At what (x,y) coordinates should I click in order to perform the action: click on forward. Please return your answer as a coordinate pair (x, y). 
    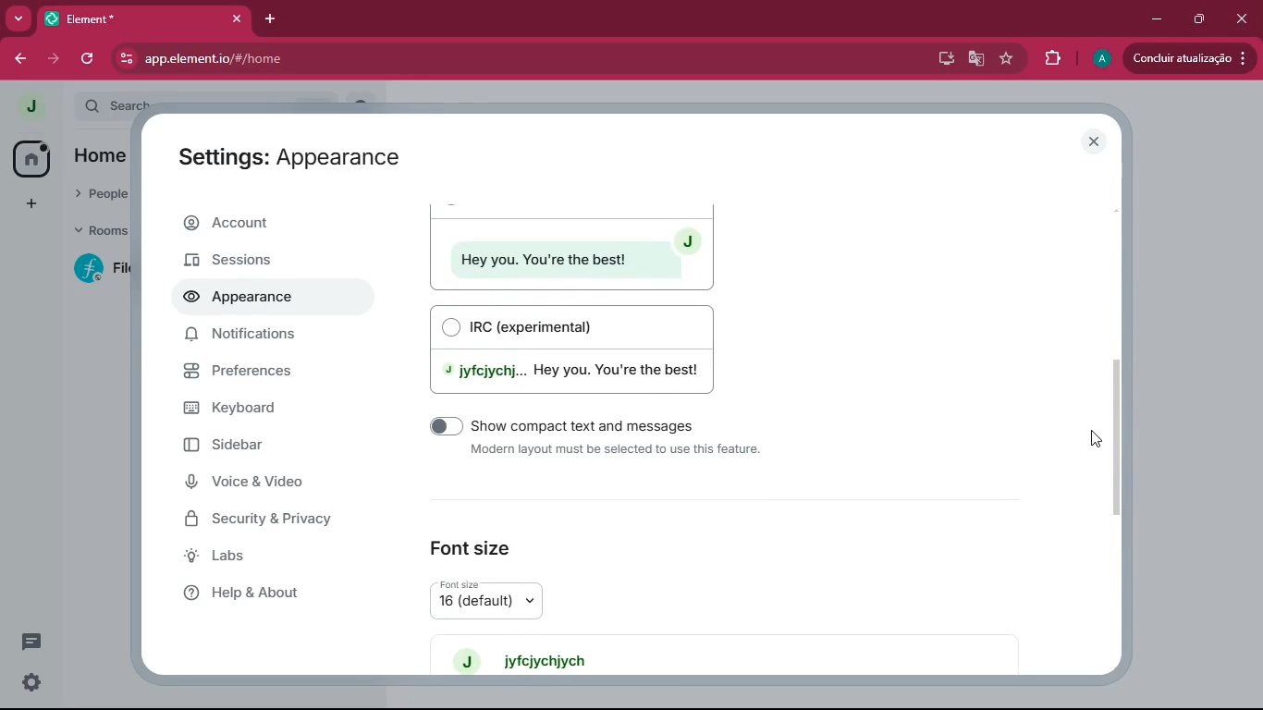
    Looking at the image, I should click on (54, 60).